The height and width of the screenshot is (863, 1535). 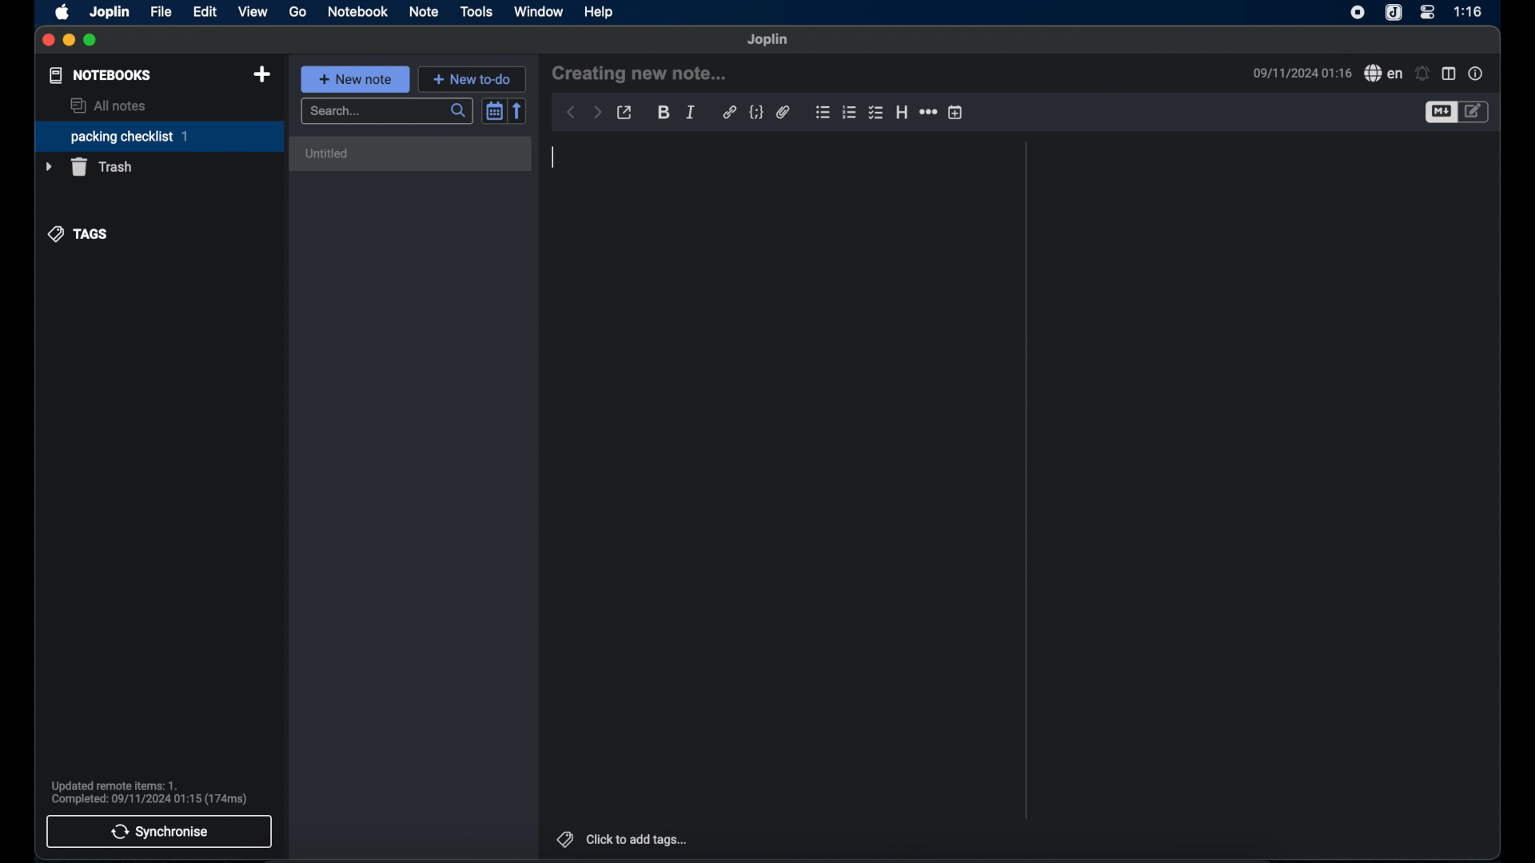 What do you see at coordinates (253, 11) in the screenshot?
I see `view` at bounding box center [253, 11].